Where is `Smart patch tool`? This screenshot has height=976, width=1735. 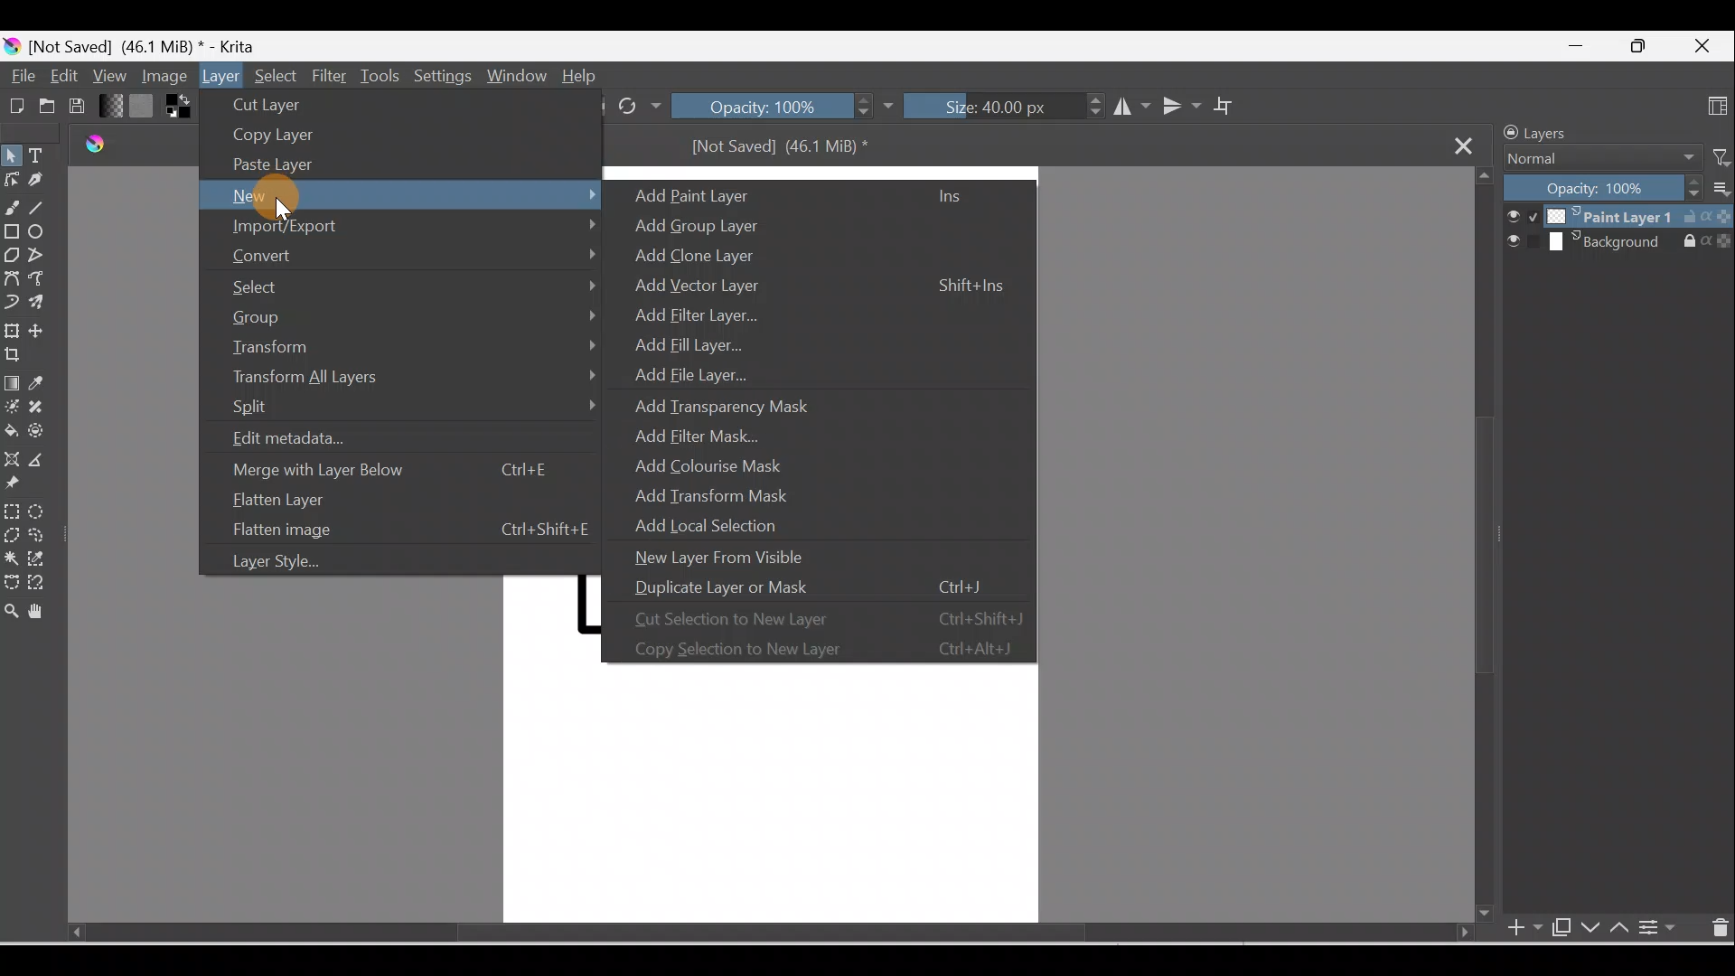 Smart patch tool is located at coordinates (46, 407).